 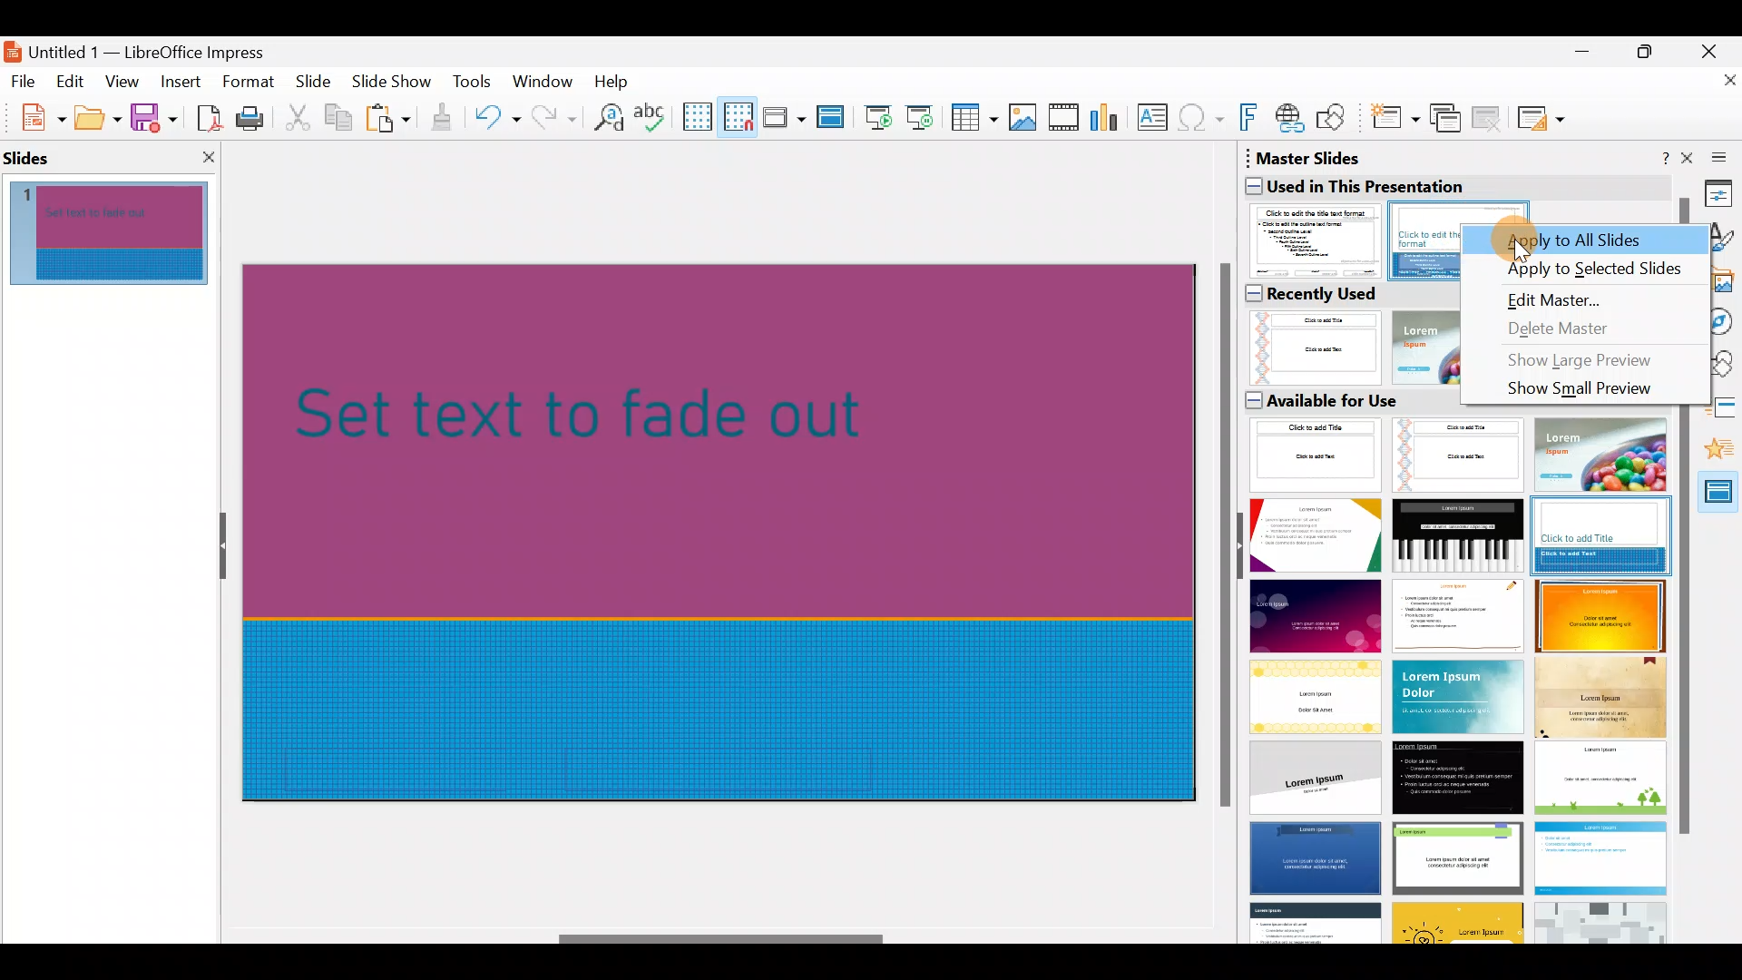 I want to click on Redo, so click(x=552, y=117).